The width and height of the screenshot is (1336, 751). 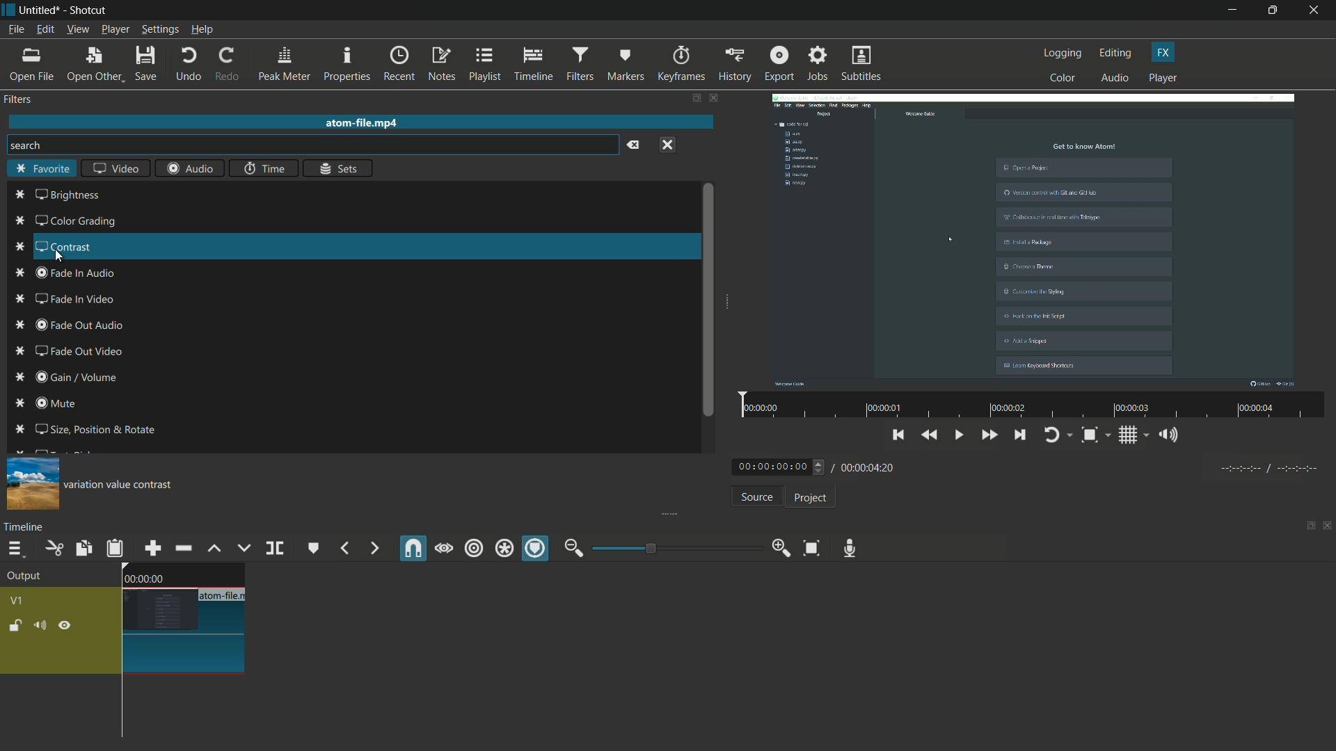 What do you see at coordinates (811, 547) in the screenshot?
I see `zoom timeline to fit` at bounding box center [811, 547].